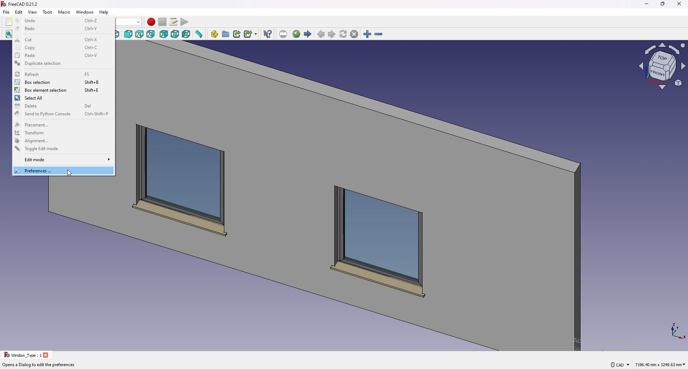  What do you see at coordinates (332, 35) in the screenshot?
I see `next page` at bounding box center [332, 35].